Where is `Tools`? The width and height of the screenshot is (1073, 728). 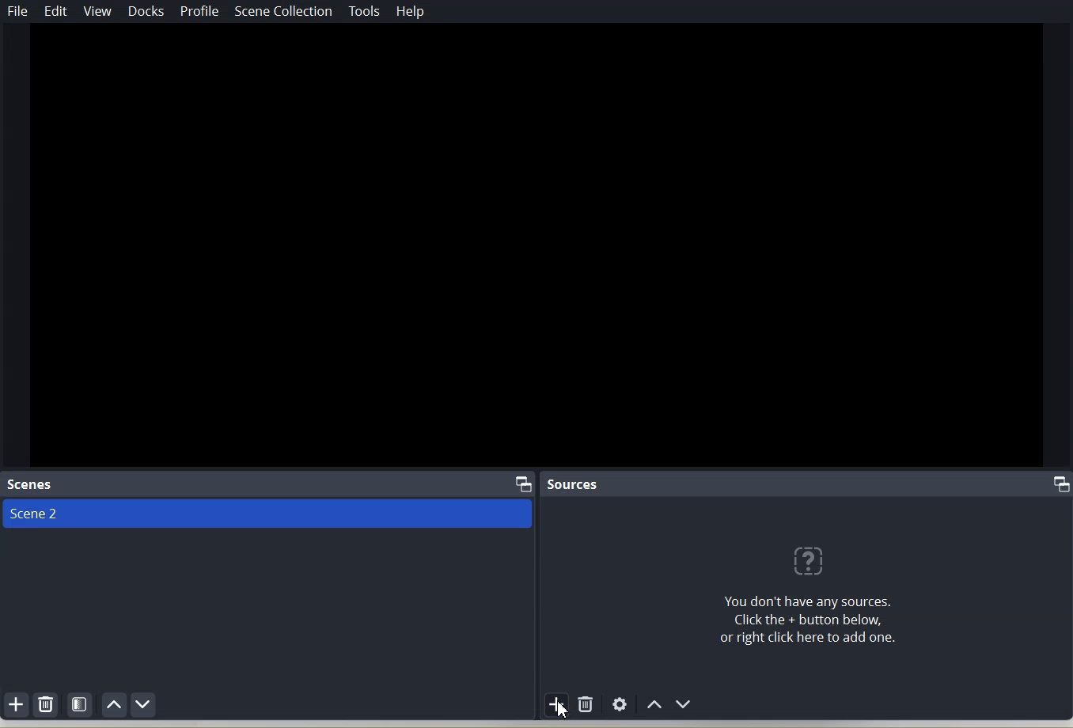 Tools is located at coordinates (366, 10).